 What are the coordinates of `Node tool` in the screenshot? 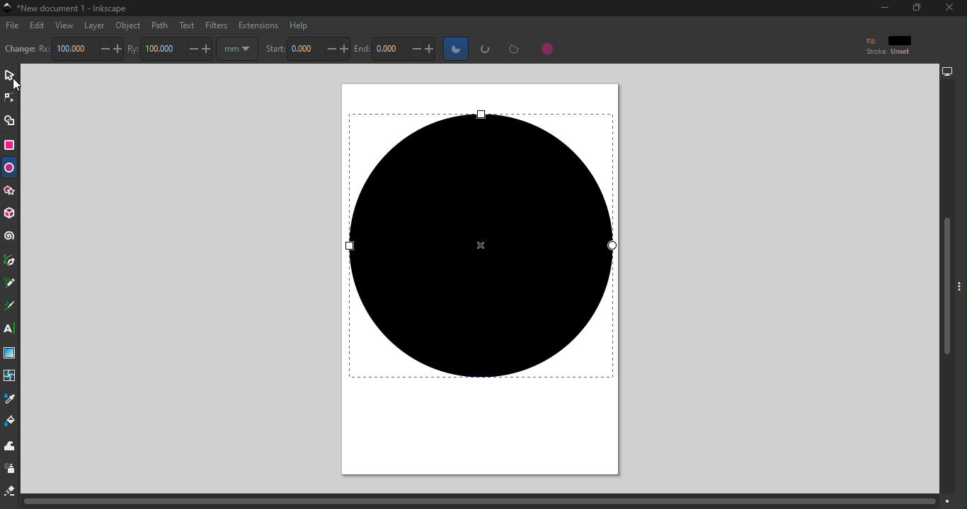 It's located at (11, 98).